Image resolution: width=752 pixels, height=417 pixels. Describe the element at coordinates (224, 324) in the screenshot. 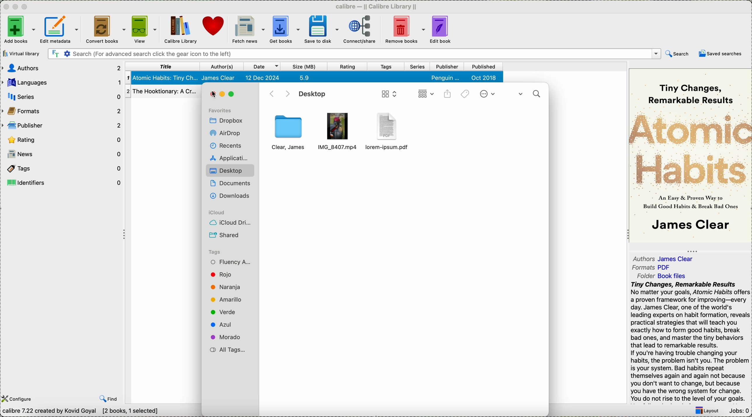

I see `tag` at that location.